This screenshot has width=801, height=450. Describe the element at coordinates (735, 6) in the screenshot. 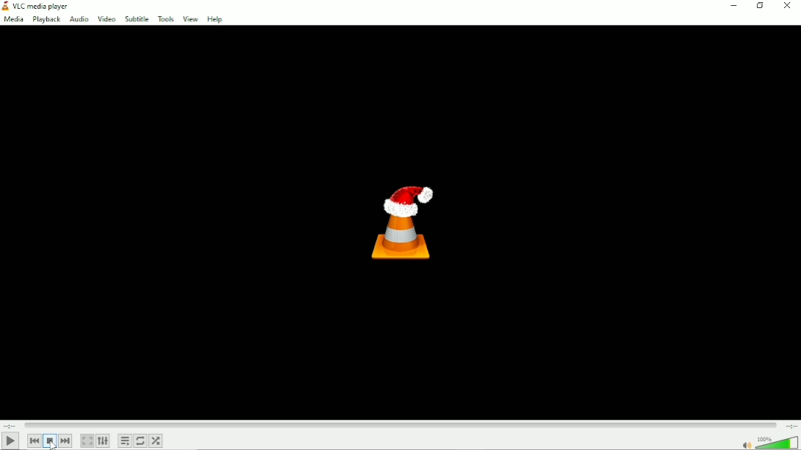

I see `Minimize` at that location.